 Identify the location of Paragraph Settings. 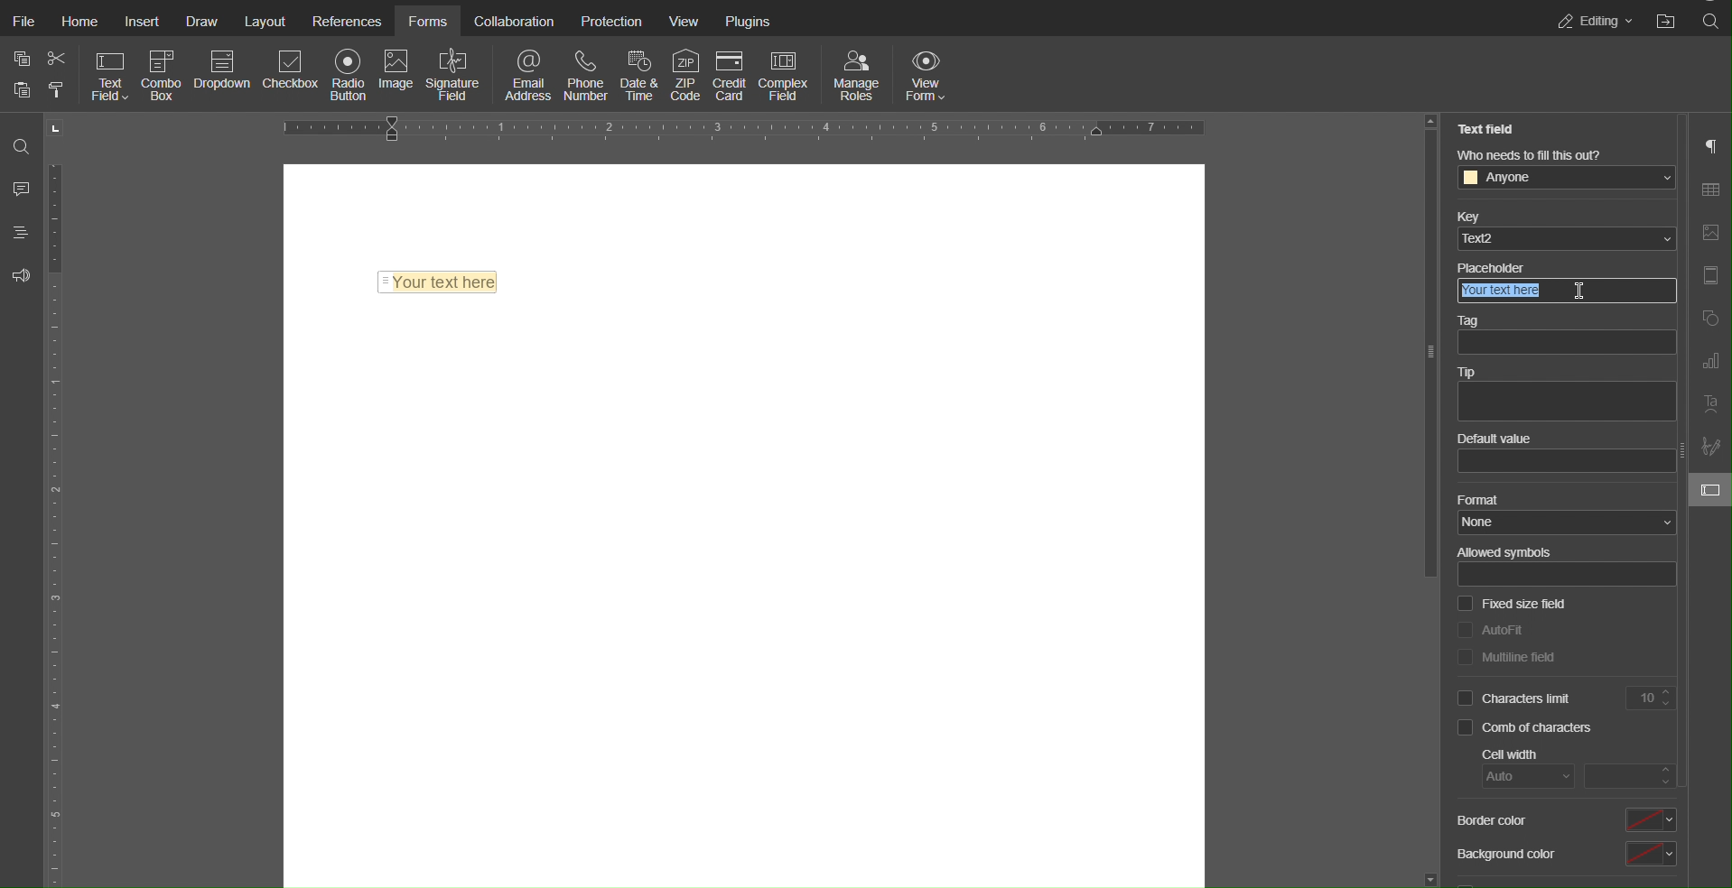
(1709, 146).